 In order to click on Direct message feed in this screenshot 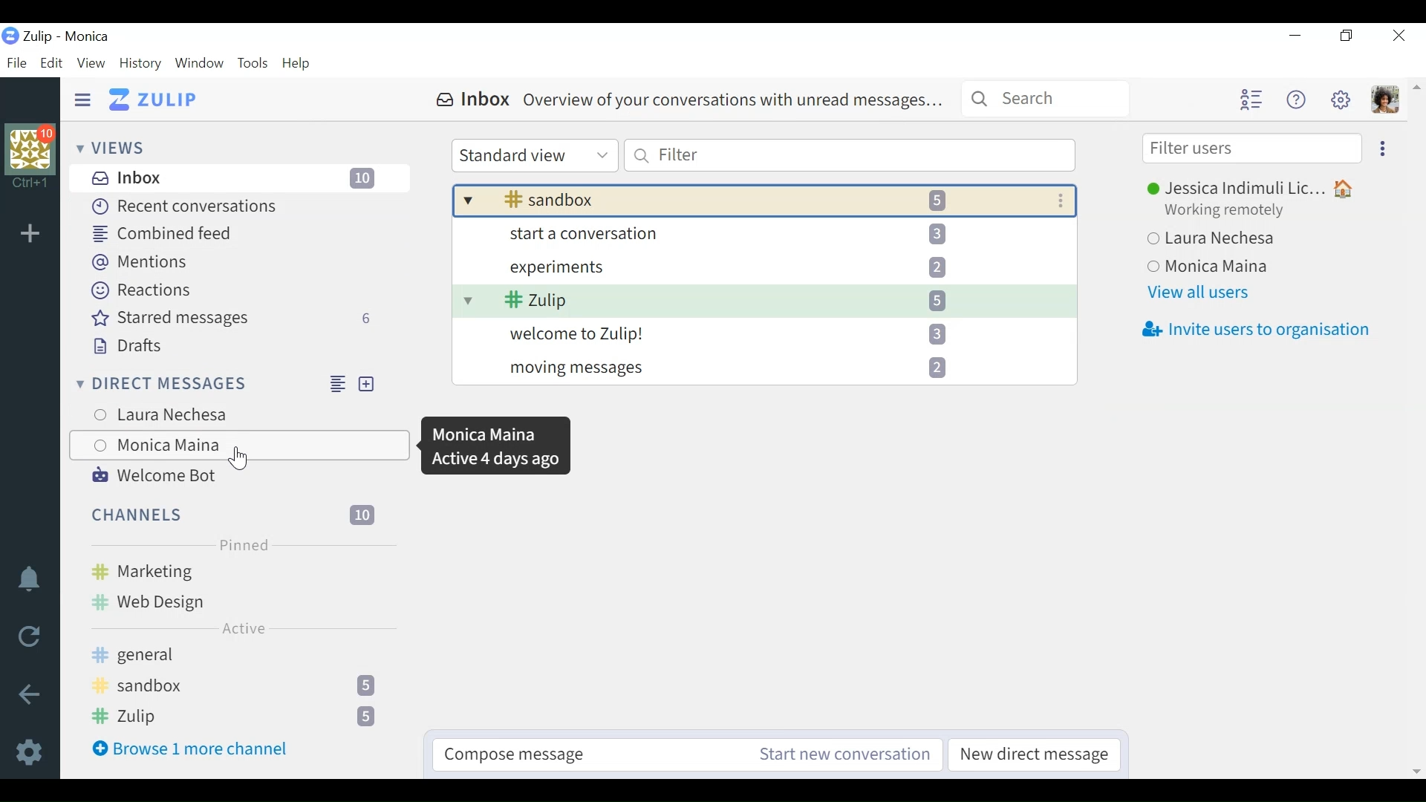, I will do `click(338, 383)`.